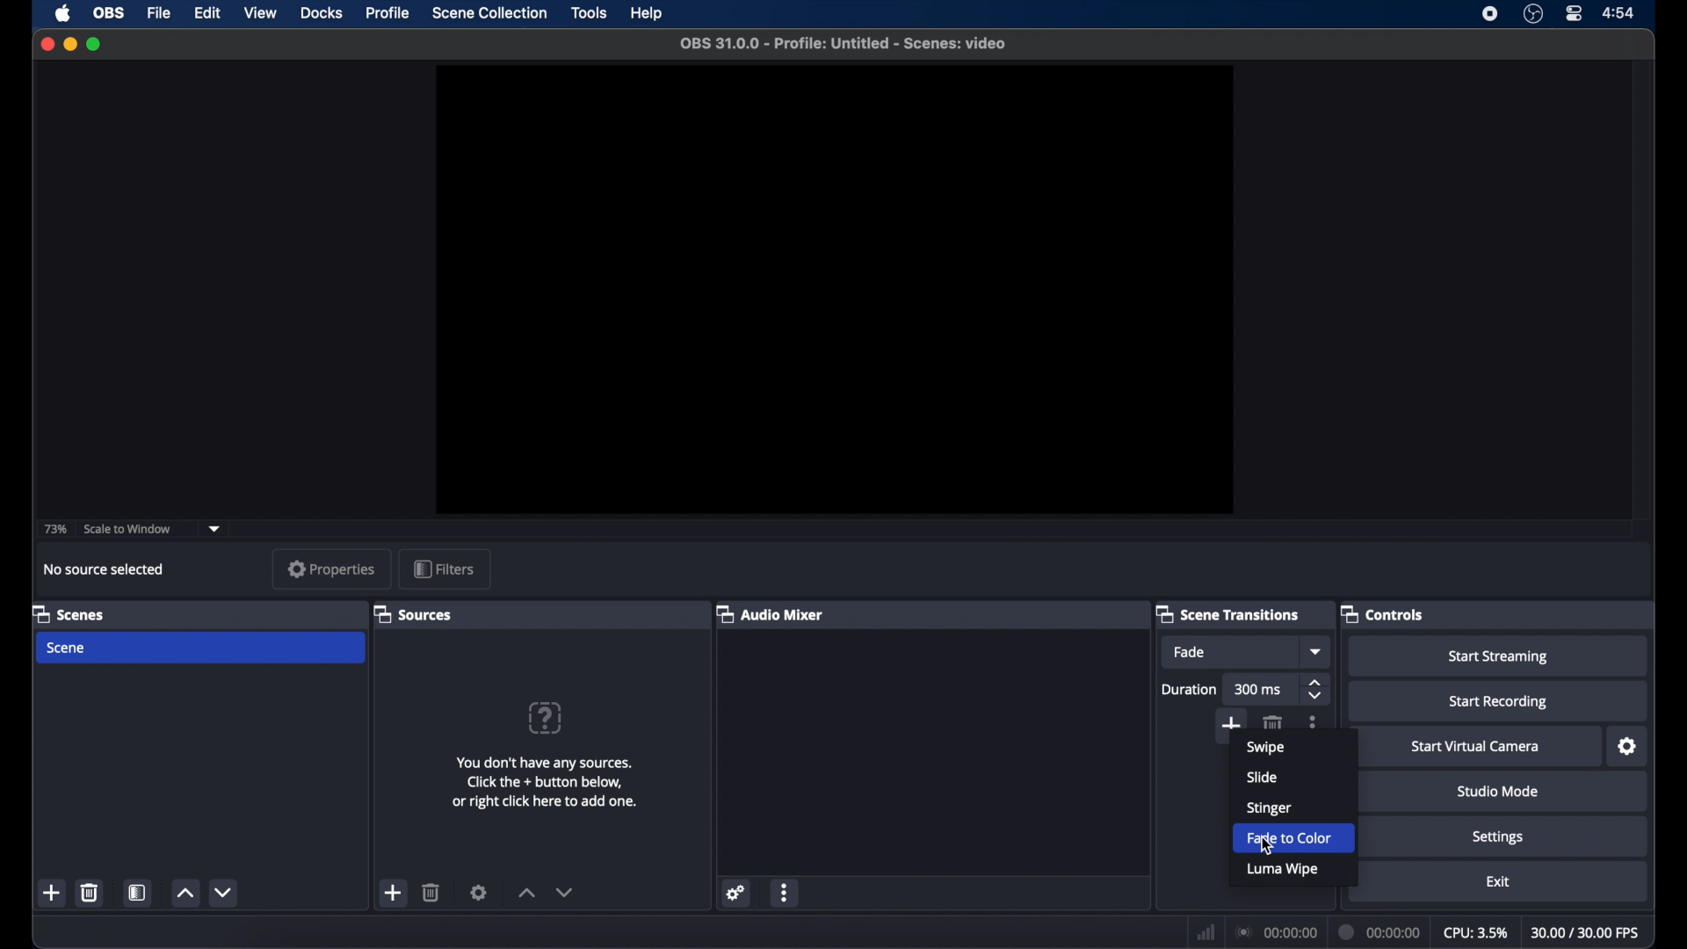 This screenshot has width=1687, height=949. What do you see at coordinates (1307, 838) in the screenshot?
I see `fade to color` at bounding box center [1307, 838].